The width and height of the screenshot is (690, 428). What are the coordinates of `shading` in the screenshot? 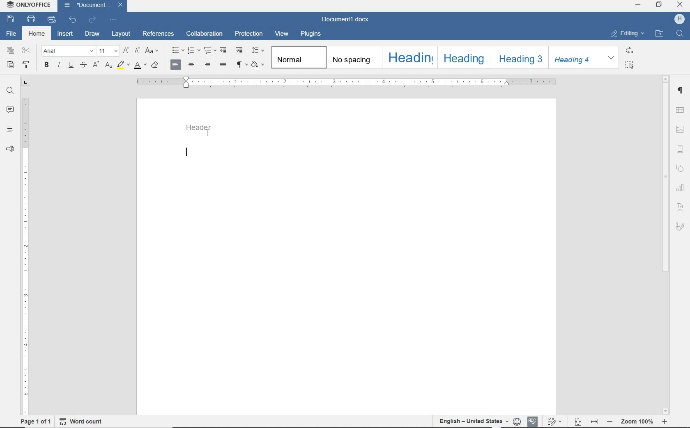 It's located at (259, 64).